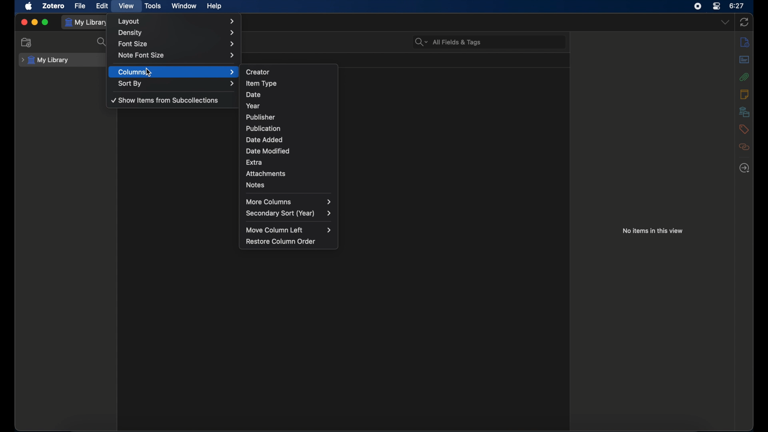 This screenshot has width=768, height=432. What do you see at coordinates (736, 6) in the screenshot?
I see `time` at bounding box center [736, 6].